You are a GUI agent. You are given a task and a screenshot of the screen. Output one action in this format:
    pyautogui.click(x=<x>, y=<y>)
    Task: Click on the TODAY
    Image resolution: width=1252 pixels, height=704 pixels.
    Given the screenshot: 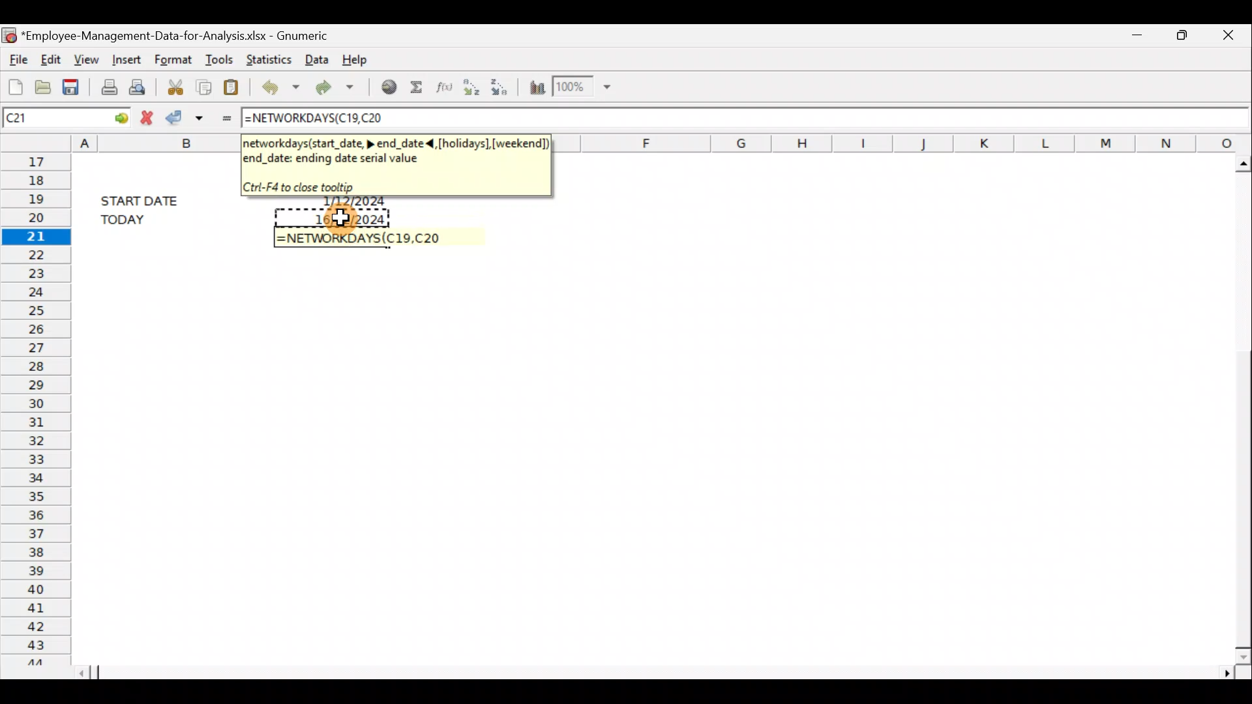 What is the action you would take?
    pyautogui.click(x=144, y=219)
    